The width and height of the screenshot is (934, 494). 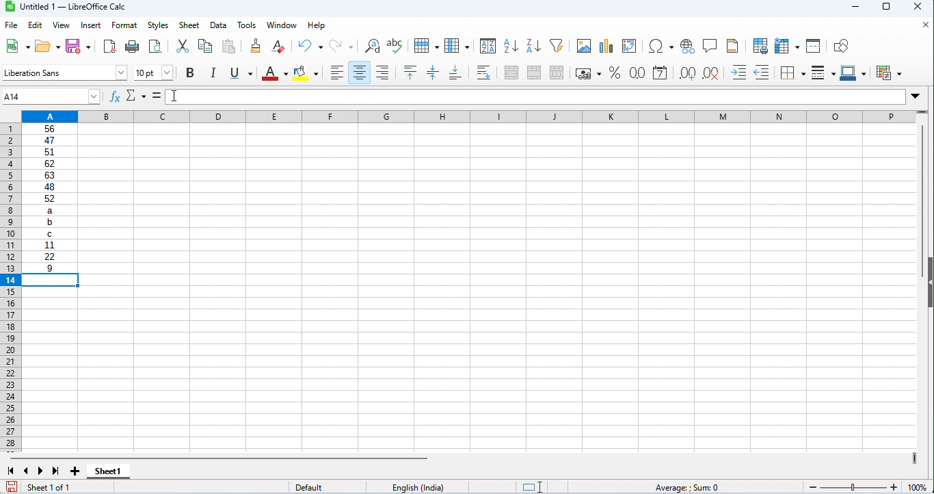 What do you see at coordinates (383, 72) in the screenshot?
I see `align right` at bounding box center [383, 72].